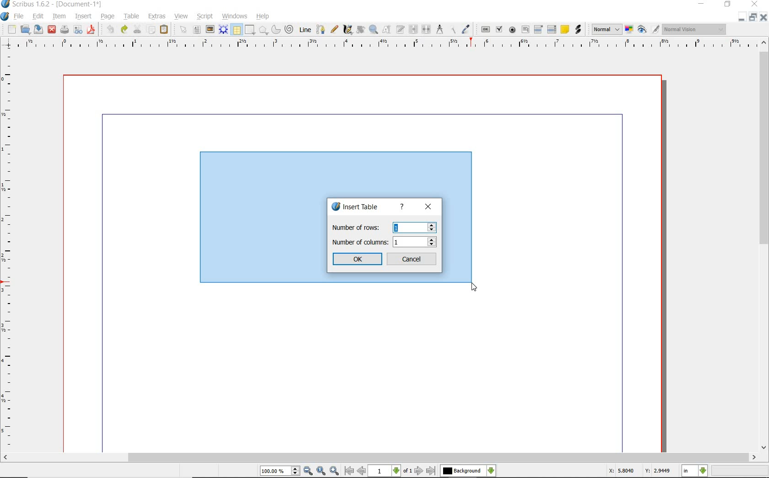 The width and height of the screenshot is (769, 478). What do you see at coordinates (412, 260) in the screenshot?
I see `cancel` at bounding box center [412, 260].